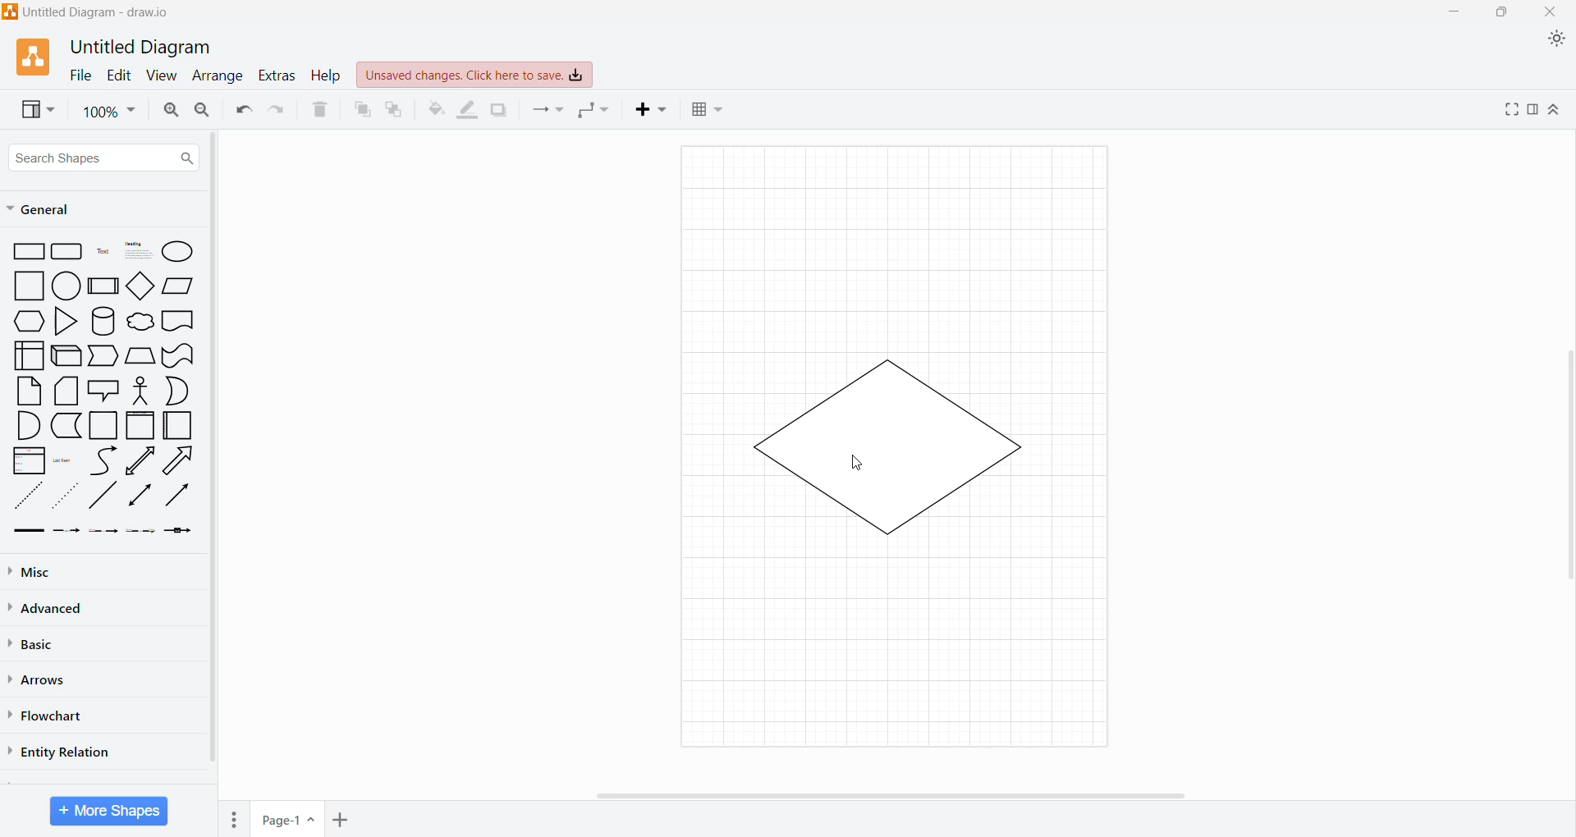 The height and width of the screenshot is (837, 1576). Describe the element at coordinates (342, 818) in the screenshot. I see `Insert Page` at that location.